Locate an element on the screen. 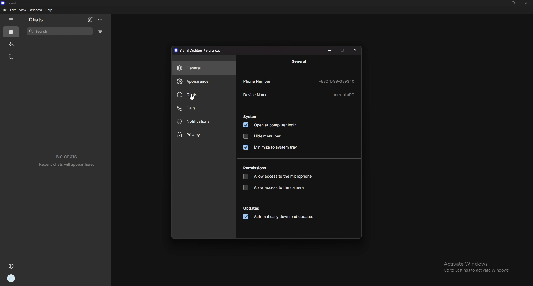 This screenshot has height=286, width=533. chats is located at coordinates (204, 95).